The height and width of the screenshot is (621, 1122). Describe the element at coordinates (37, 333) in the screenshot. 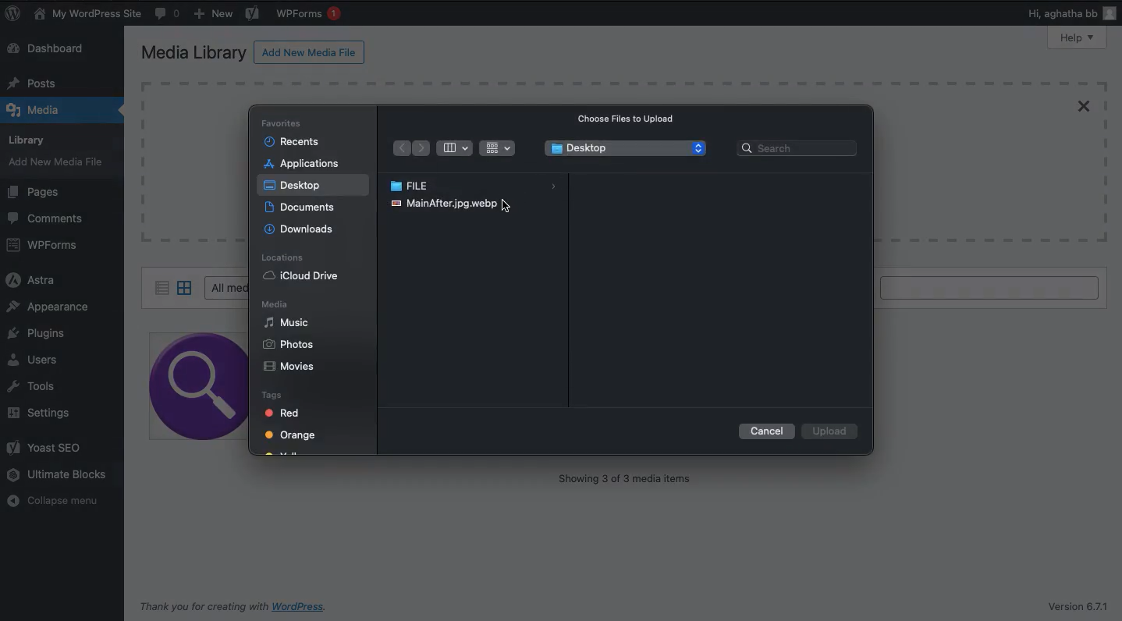

I see `Plugins` at that location.